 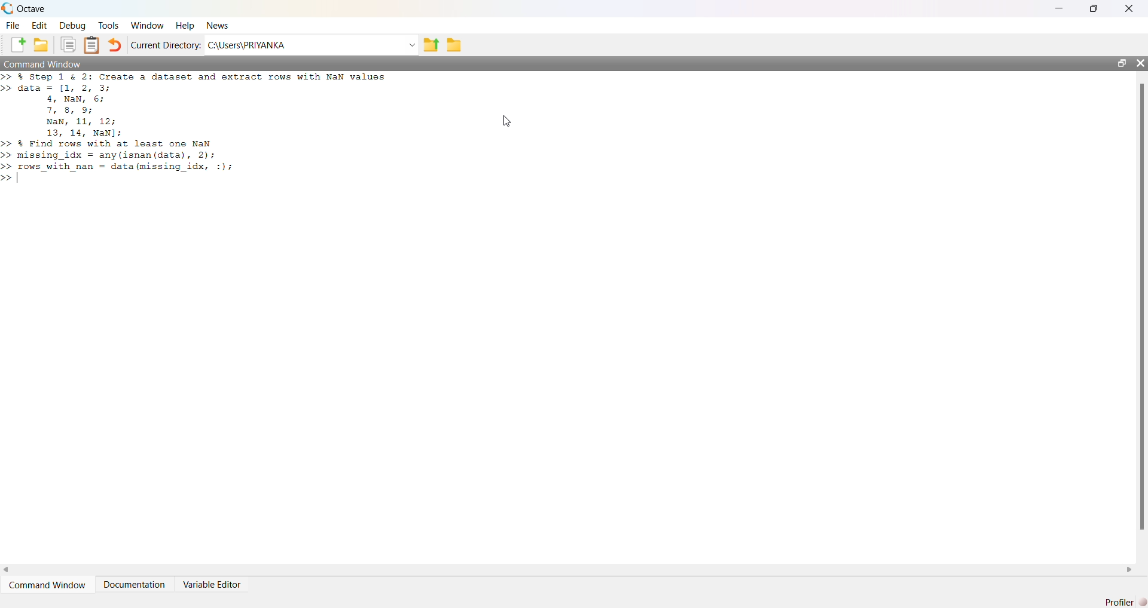 What do you see at coordinates (18, 45) in the screenshot?
I see `New File` at bounding box center [18, 45].